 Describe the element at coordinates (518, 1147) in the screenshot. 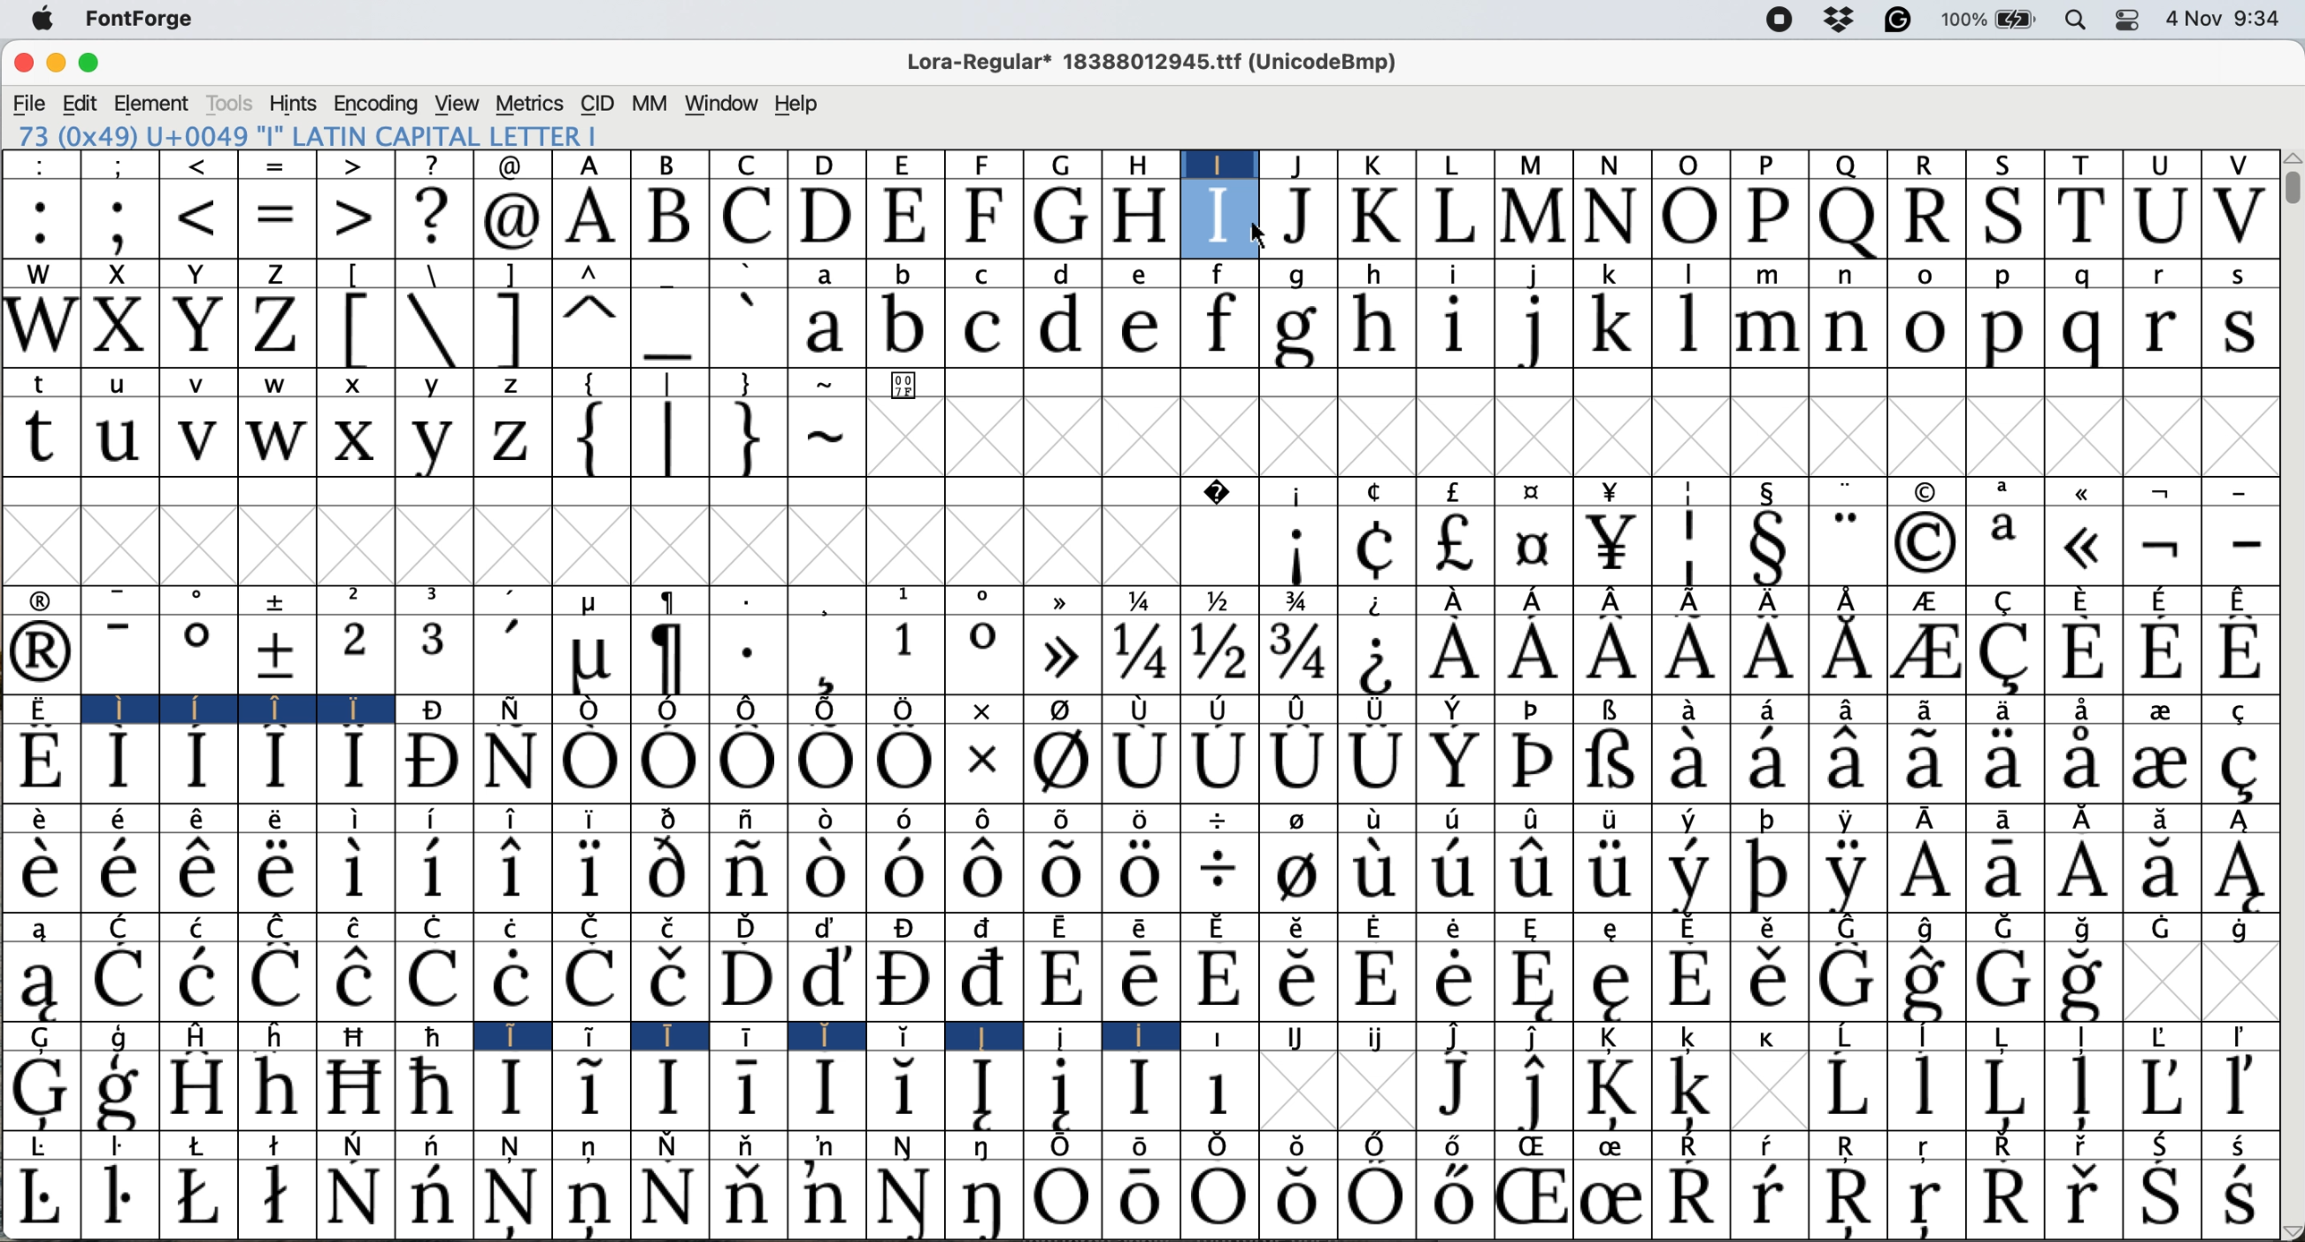

I see `Symbol` at that location.